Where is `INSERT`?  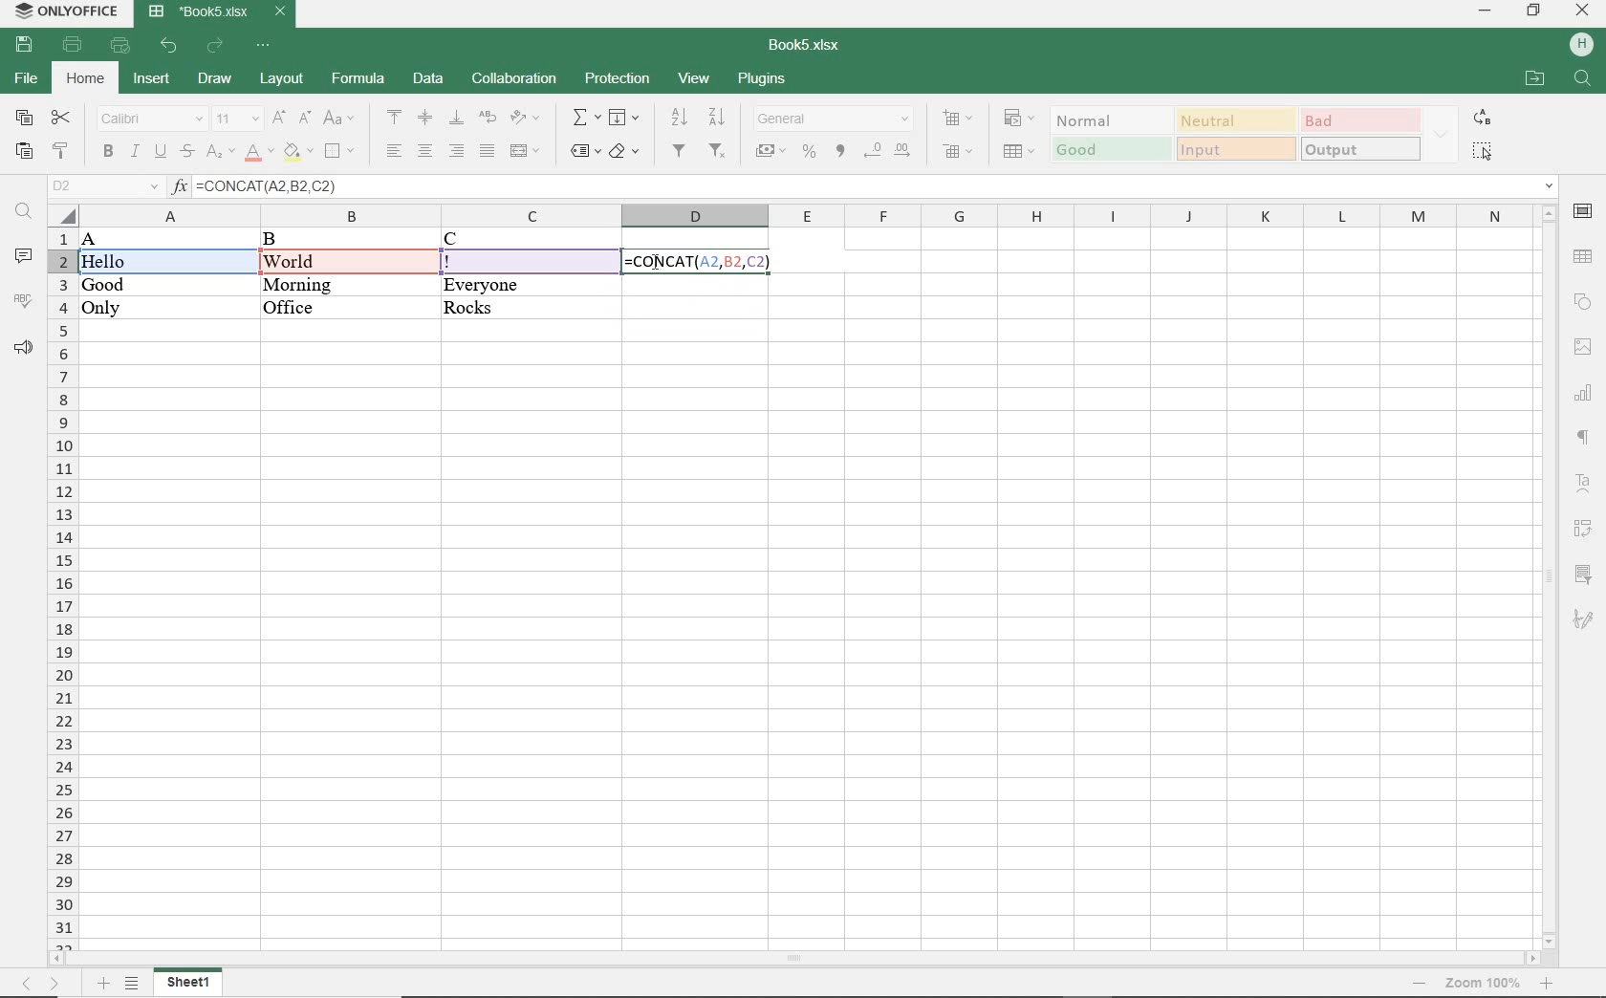
INSERT is located at coordinates (153, 77).